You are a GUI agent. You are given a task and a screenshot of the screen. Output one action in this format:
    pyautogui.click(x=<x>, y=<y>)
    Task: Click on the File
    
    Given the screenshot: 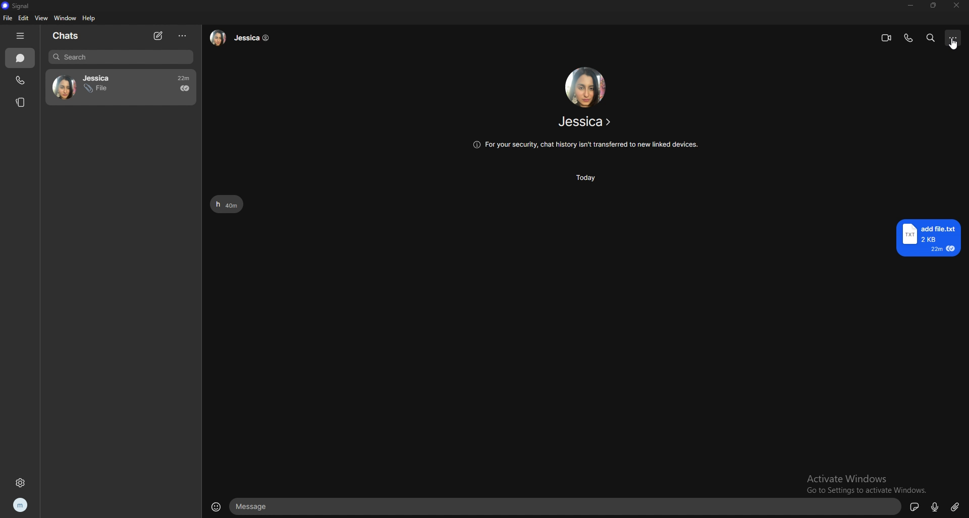 What is the action you would take?
    pyautogui.click(x=95, y=90)
    